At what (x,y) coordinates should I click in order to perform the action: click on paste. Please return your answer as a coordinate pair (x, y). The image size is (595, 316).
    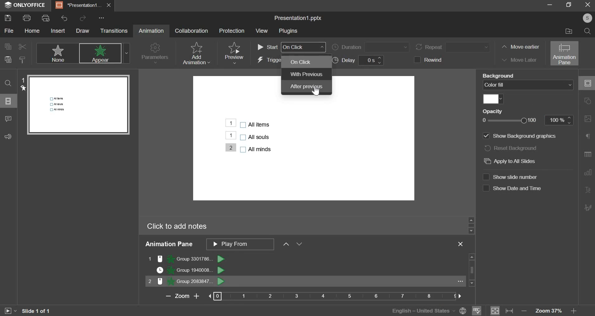
    Looking at the image, I should click on (8, 60).